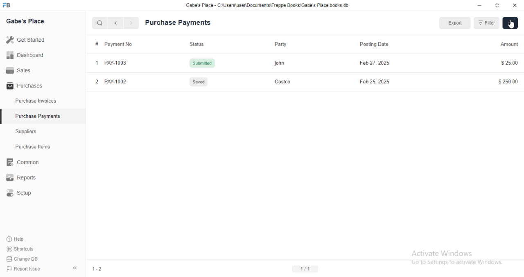 This screenshot has height=277, width=524. Describe the element at coordinates (117, 45) in the screenshot. I see `Invoice No` at that location.